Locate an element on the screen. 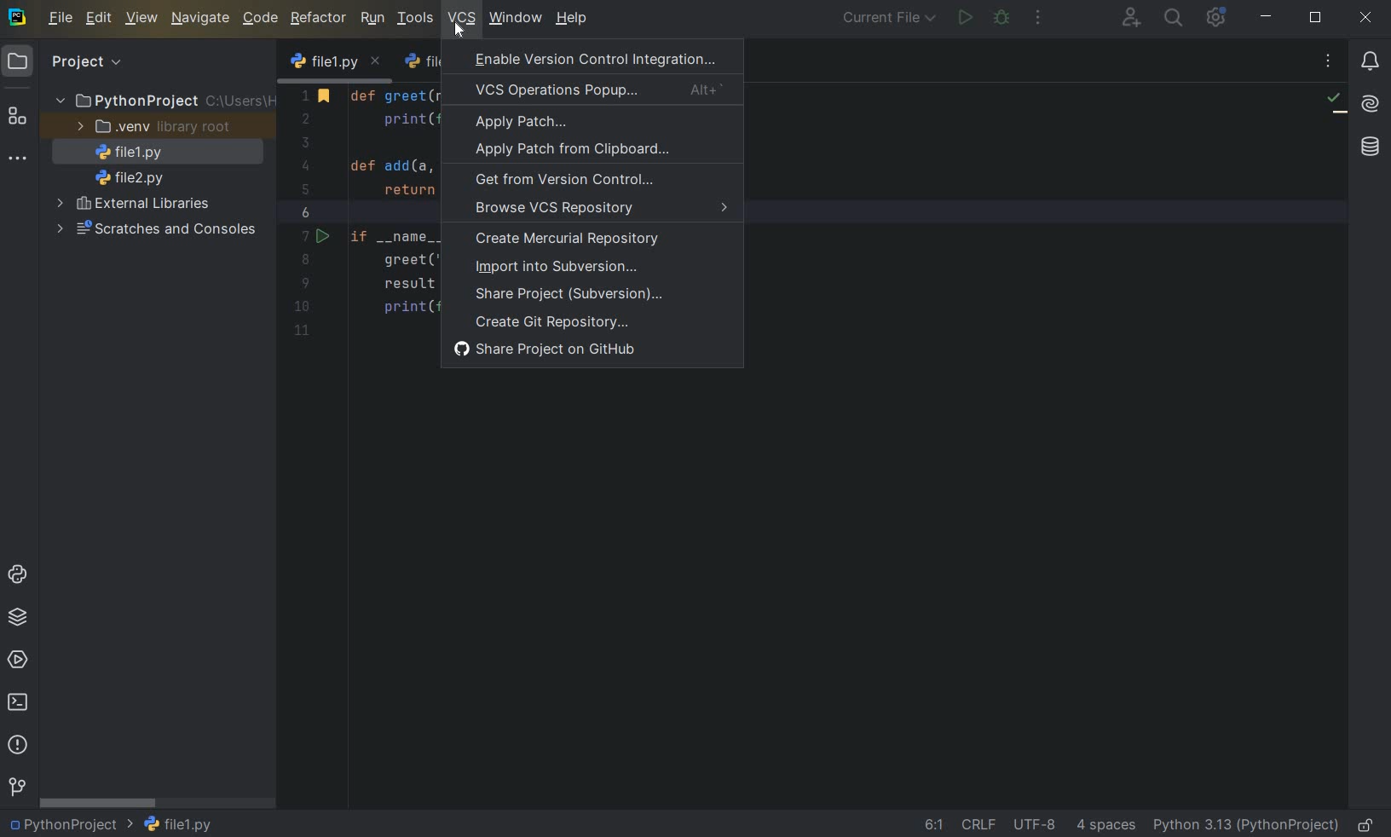 The width and height of the screenshot is (1391, 837). go to line is located at coordinates (933, 825).